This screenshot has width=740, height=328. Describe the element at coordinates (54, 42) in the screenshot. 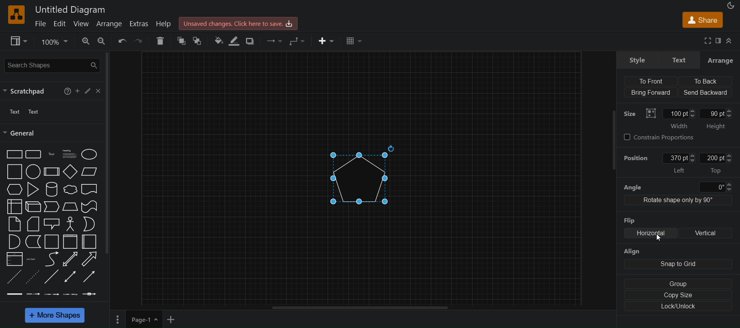

I see `zoom options` at that location.